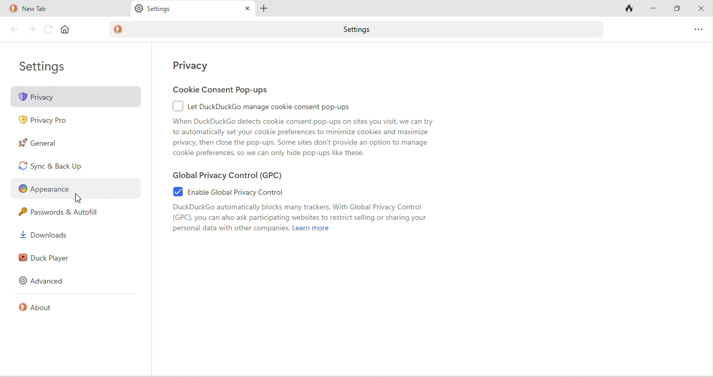 The height and width of the screenshot is (377, 713). I want to click on cookie consent pop ups, so click(230, 89).